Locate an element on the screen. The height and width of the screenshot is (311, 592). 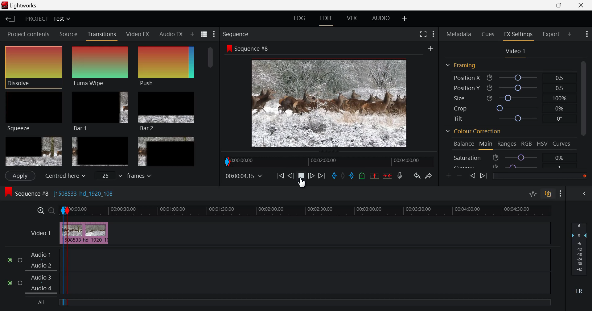
Next keyframe is located at coordinates (483, 176).